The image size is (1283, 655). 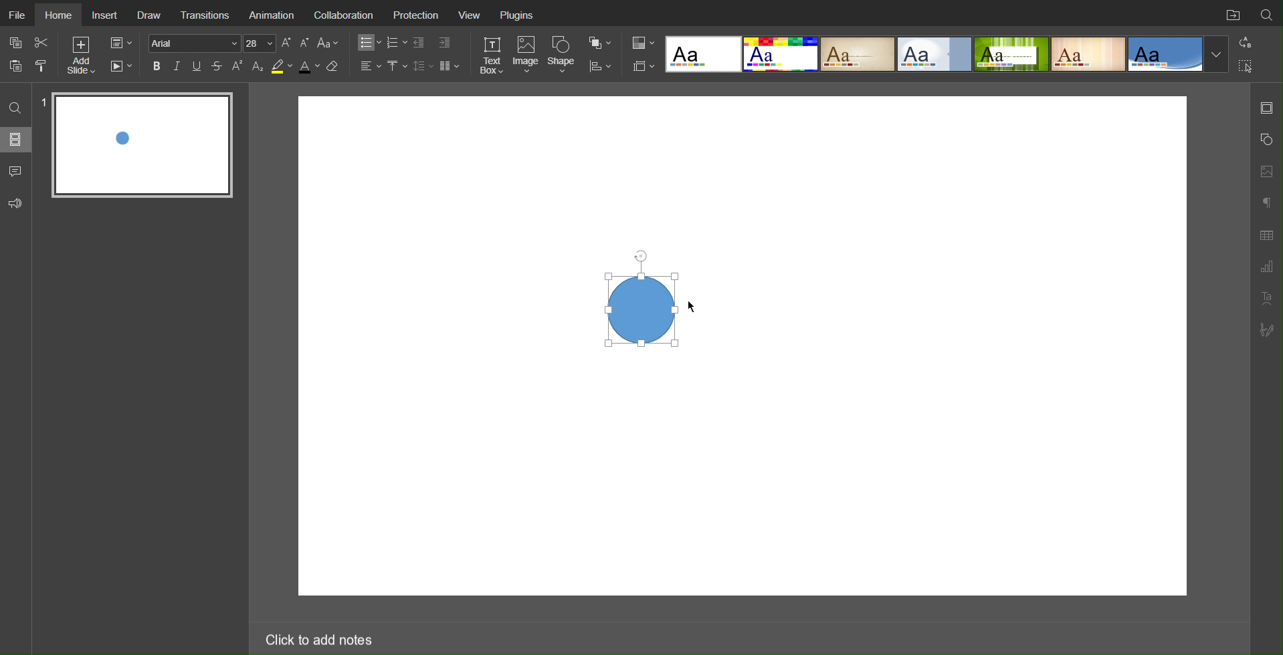 I want to click on Templates, so click(x=947, y=54).